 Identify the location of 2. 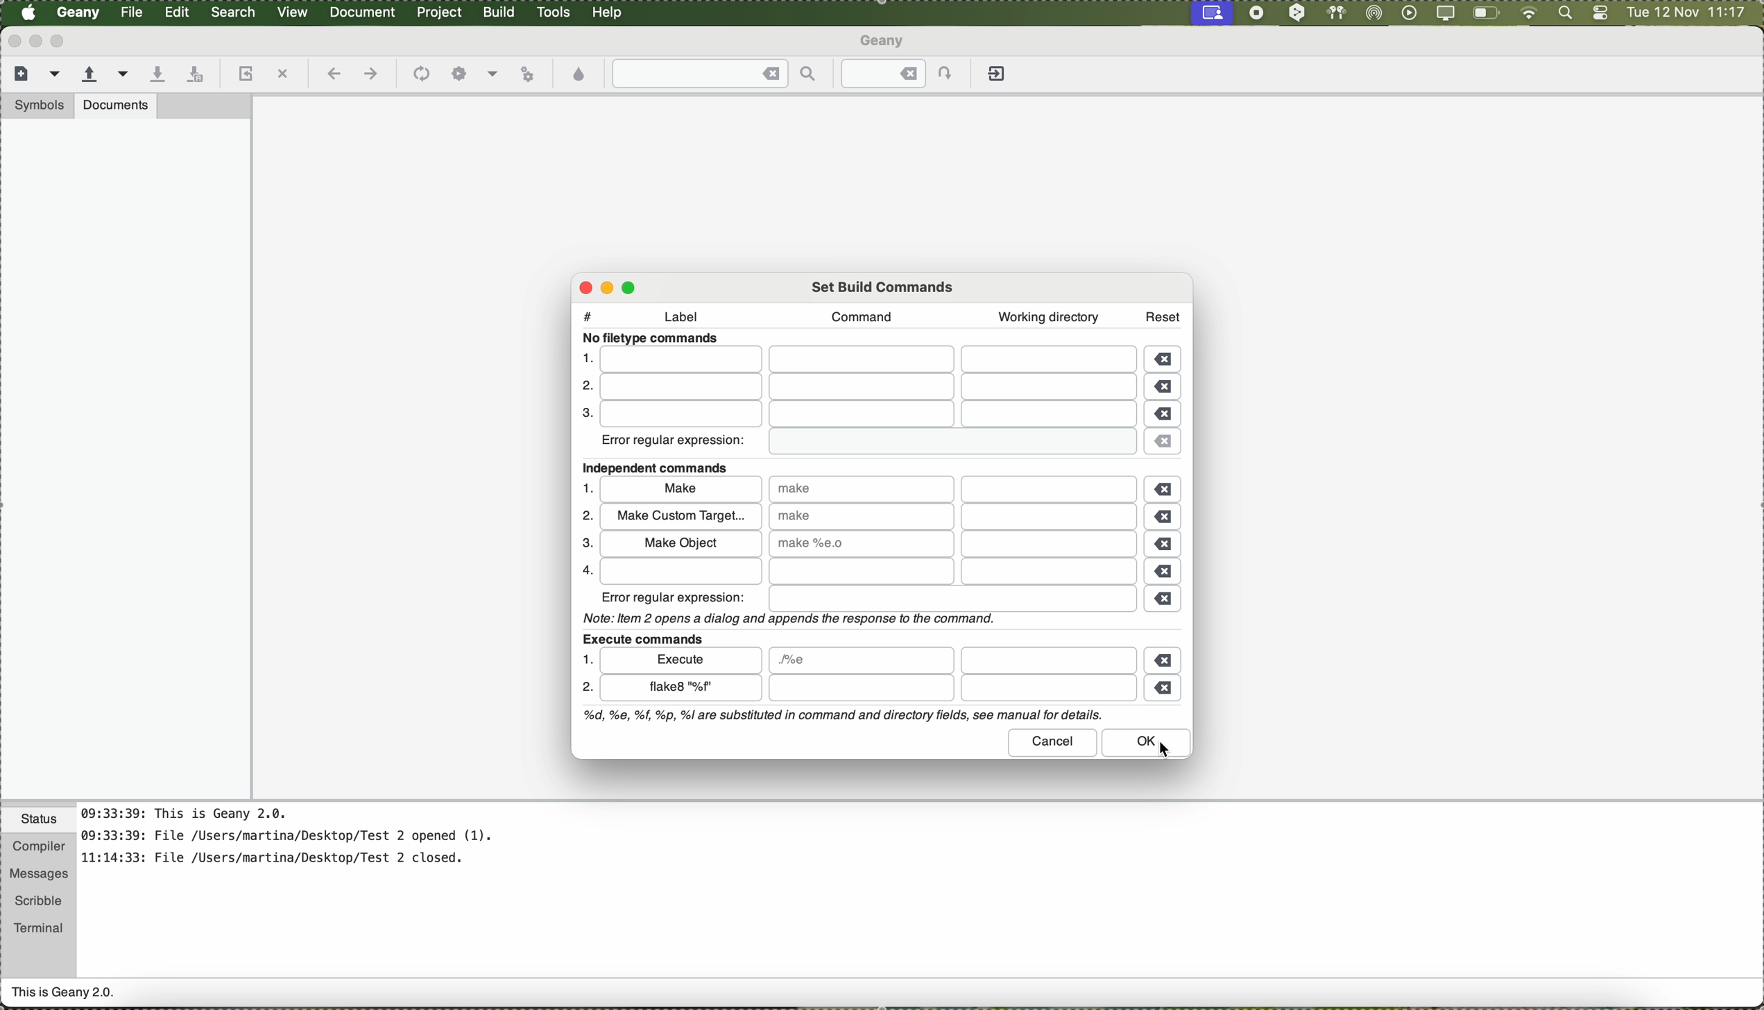
(587, 690).